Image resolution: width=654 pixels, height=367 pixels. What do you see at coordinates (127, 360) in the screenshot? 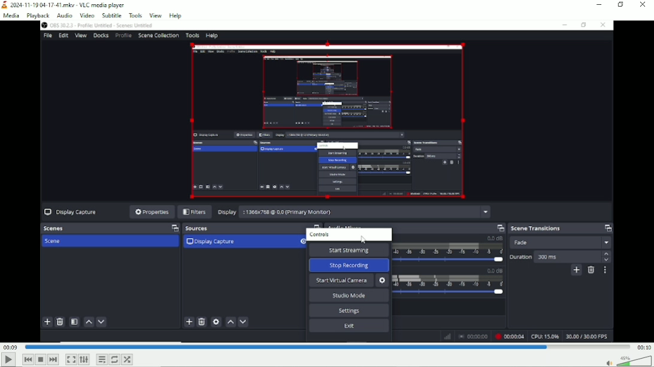
I see `random` at bounding box center [127, 360].